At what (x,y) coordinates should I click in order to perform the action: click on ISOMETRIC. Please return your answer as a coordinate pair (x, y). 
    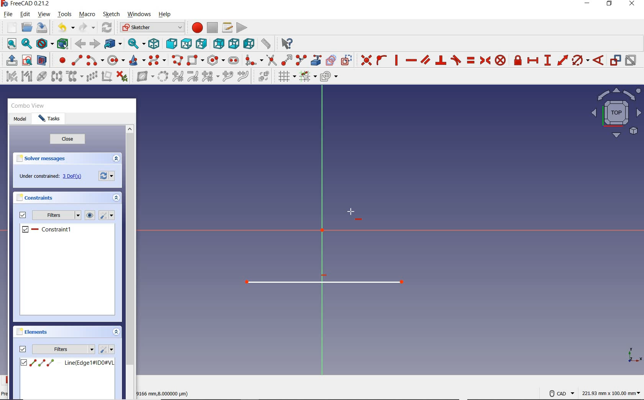
    Looking at the image, I should click on (155, 43).